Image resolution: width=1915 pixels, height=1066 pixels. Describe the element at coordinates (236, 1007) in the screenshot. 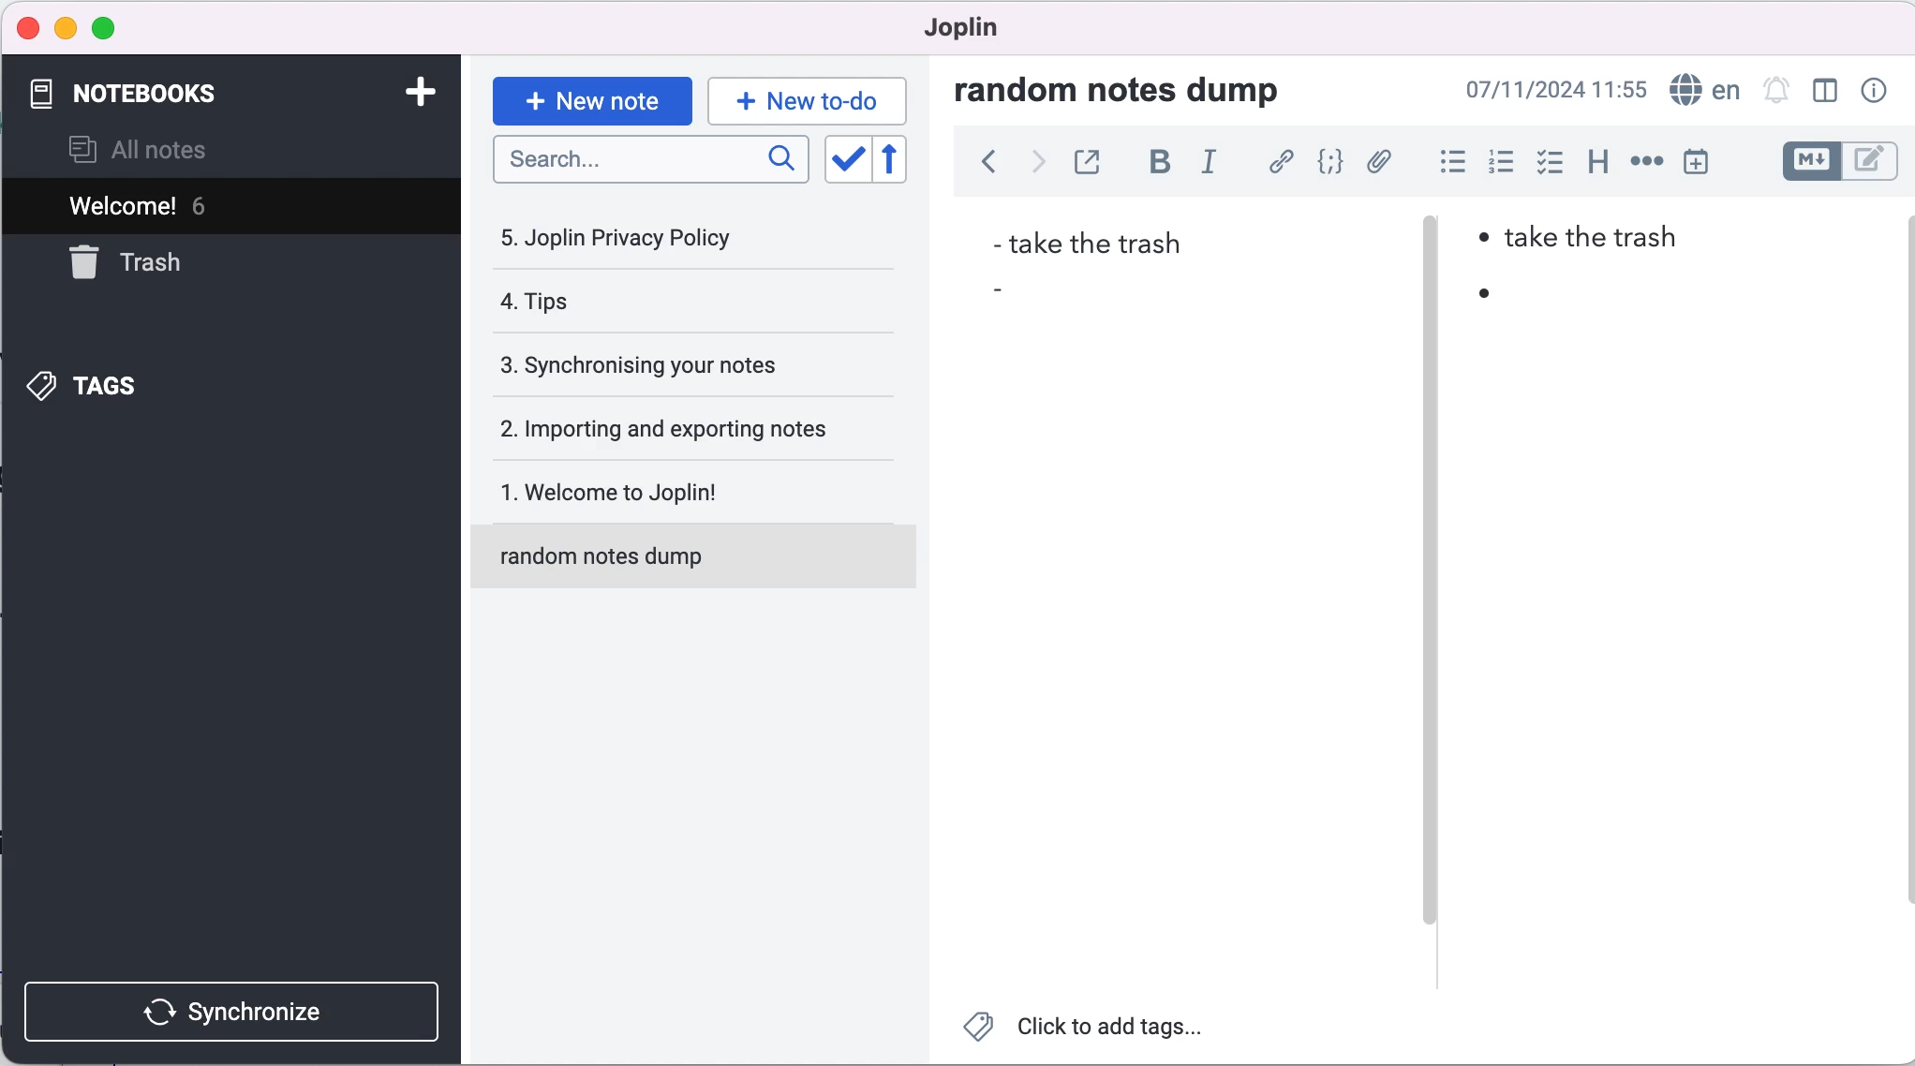

I see `synchronize` at that location.